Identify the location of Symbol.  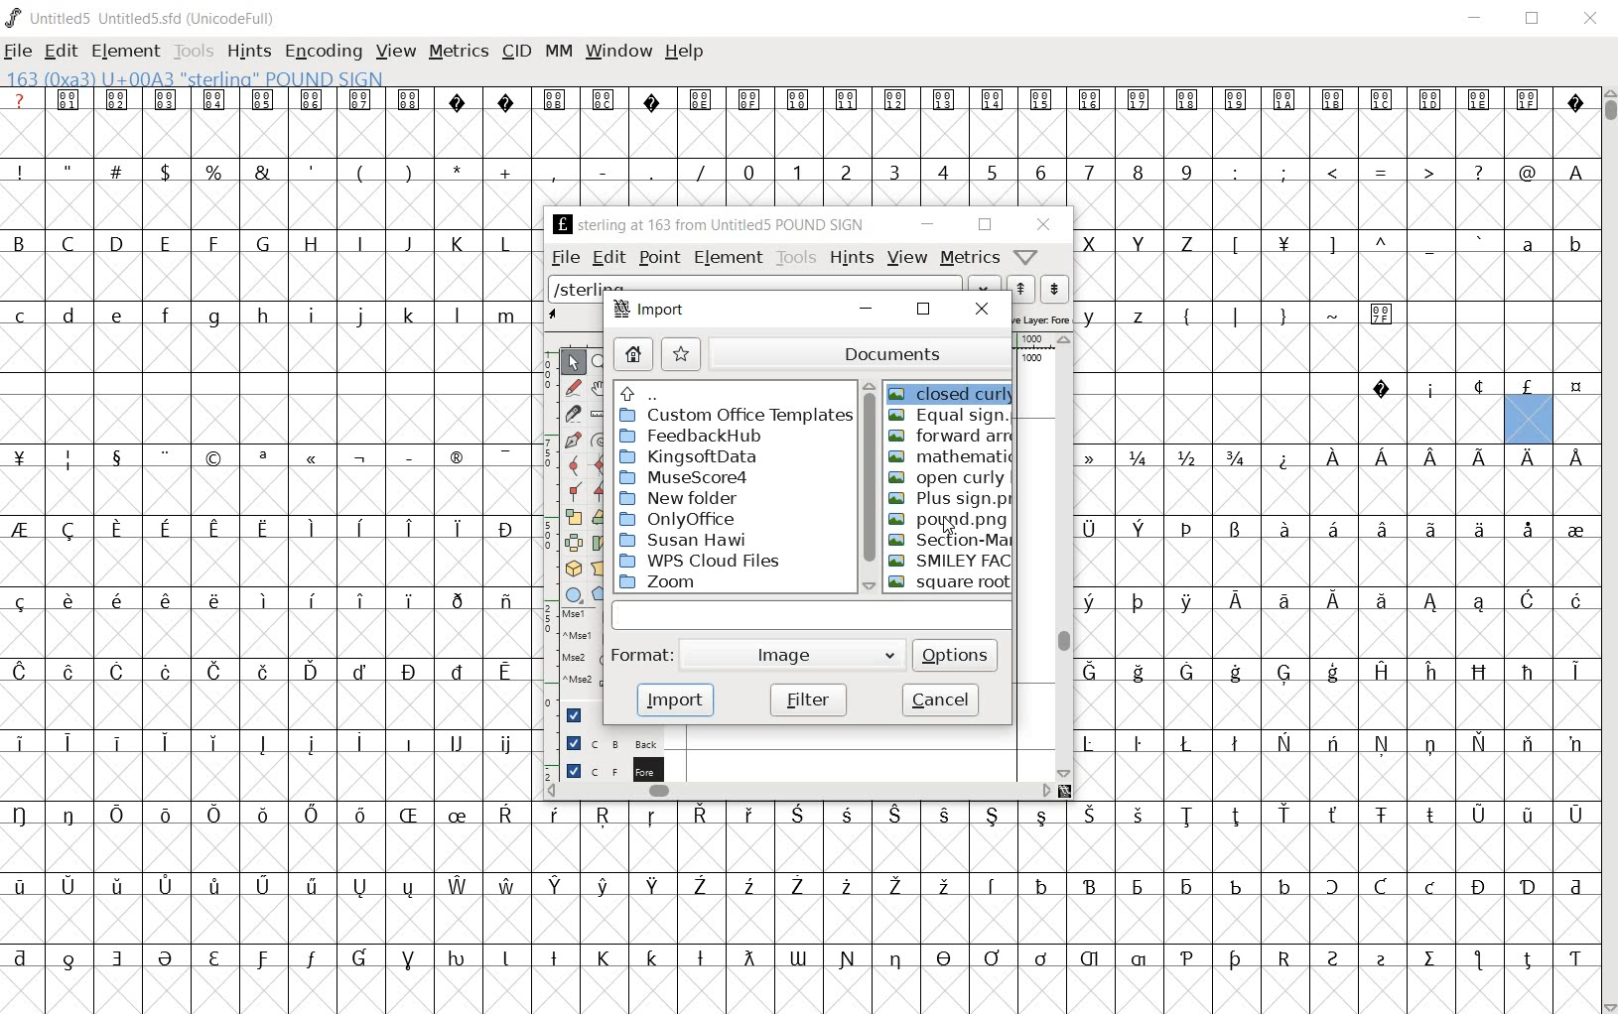
(1334, 958).